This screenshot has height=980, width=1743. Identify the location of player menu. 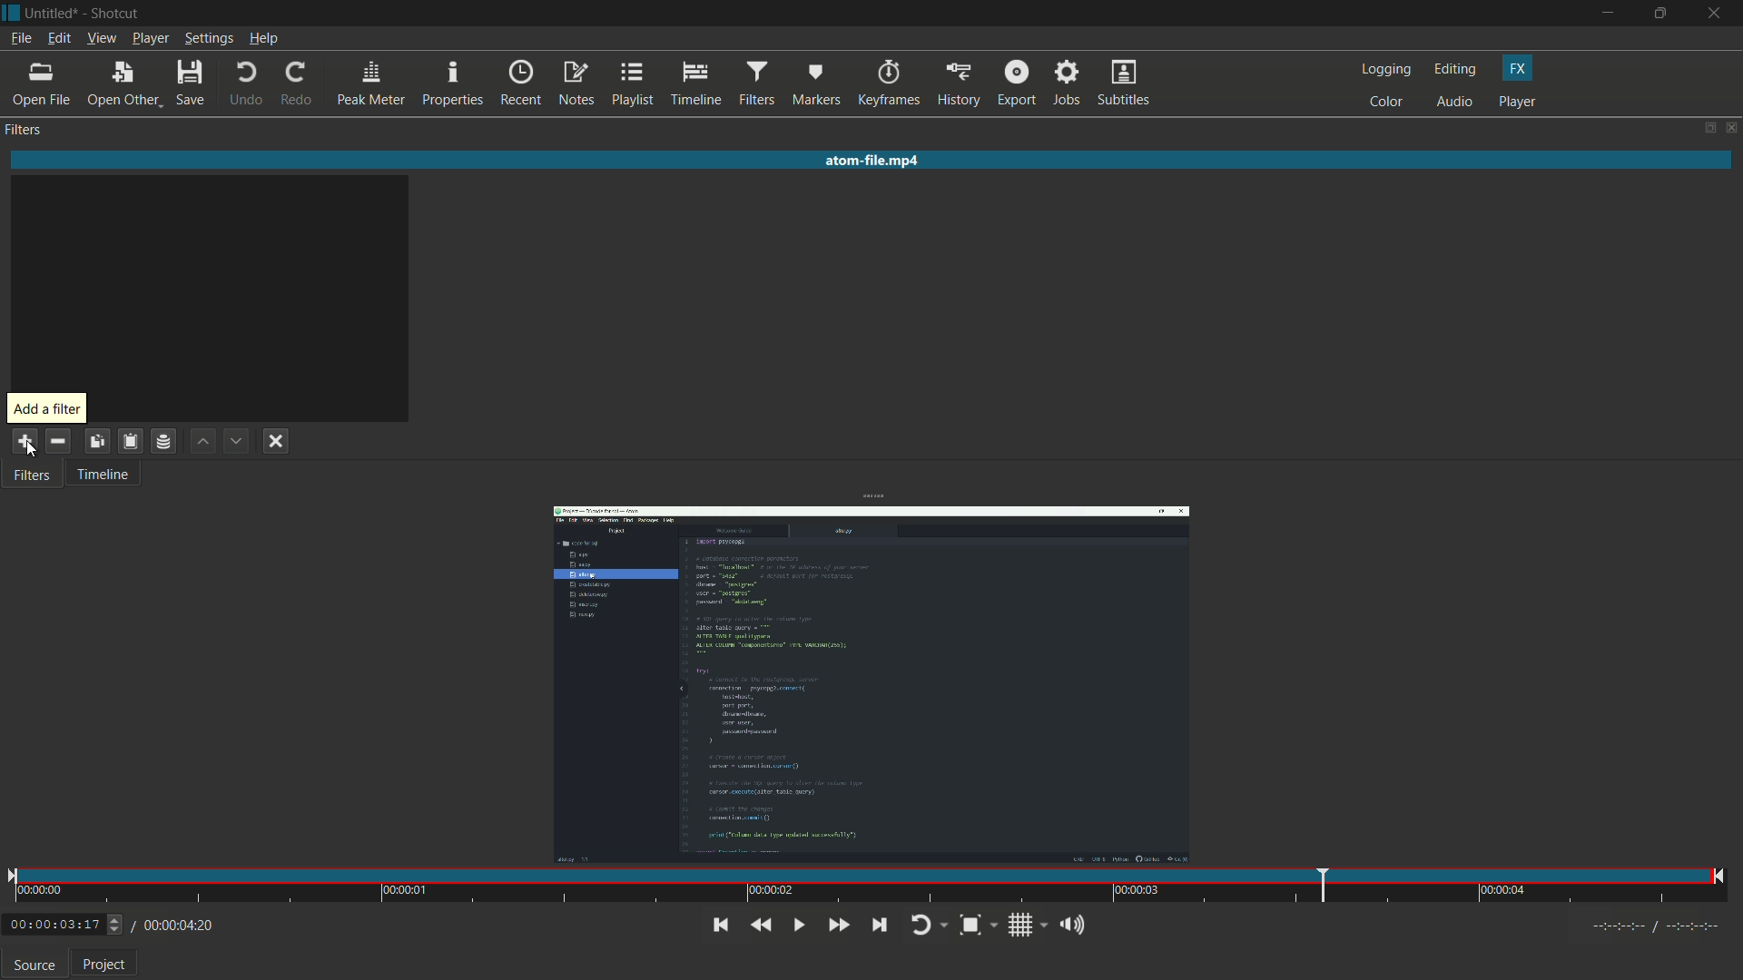
(151, 38).